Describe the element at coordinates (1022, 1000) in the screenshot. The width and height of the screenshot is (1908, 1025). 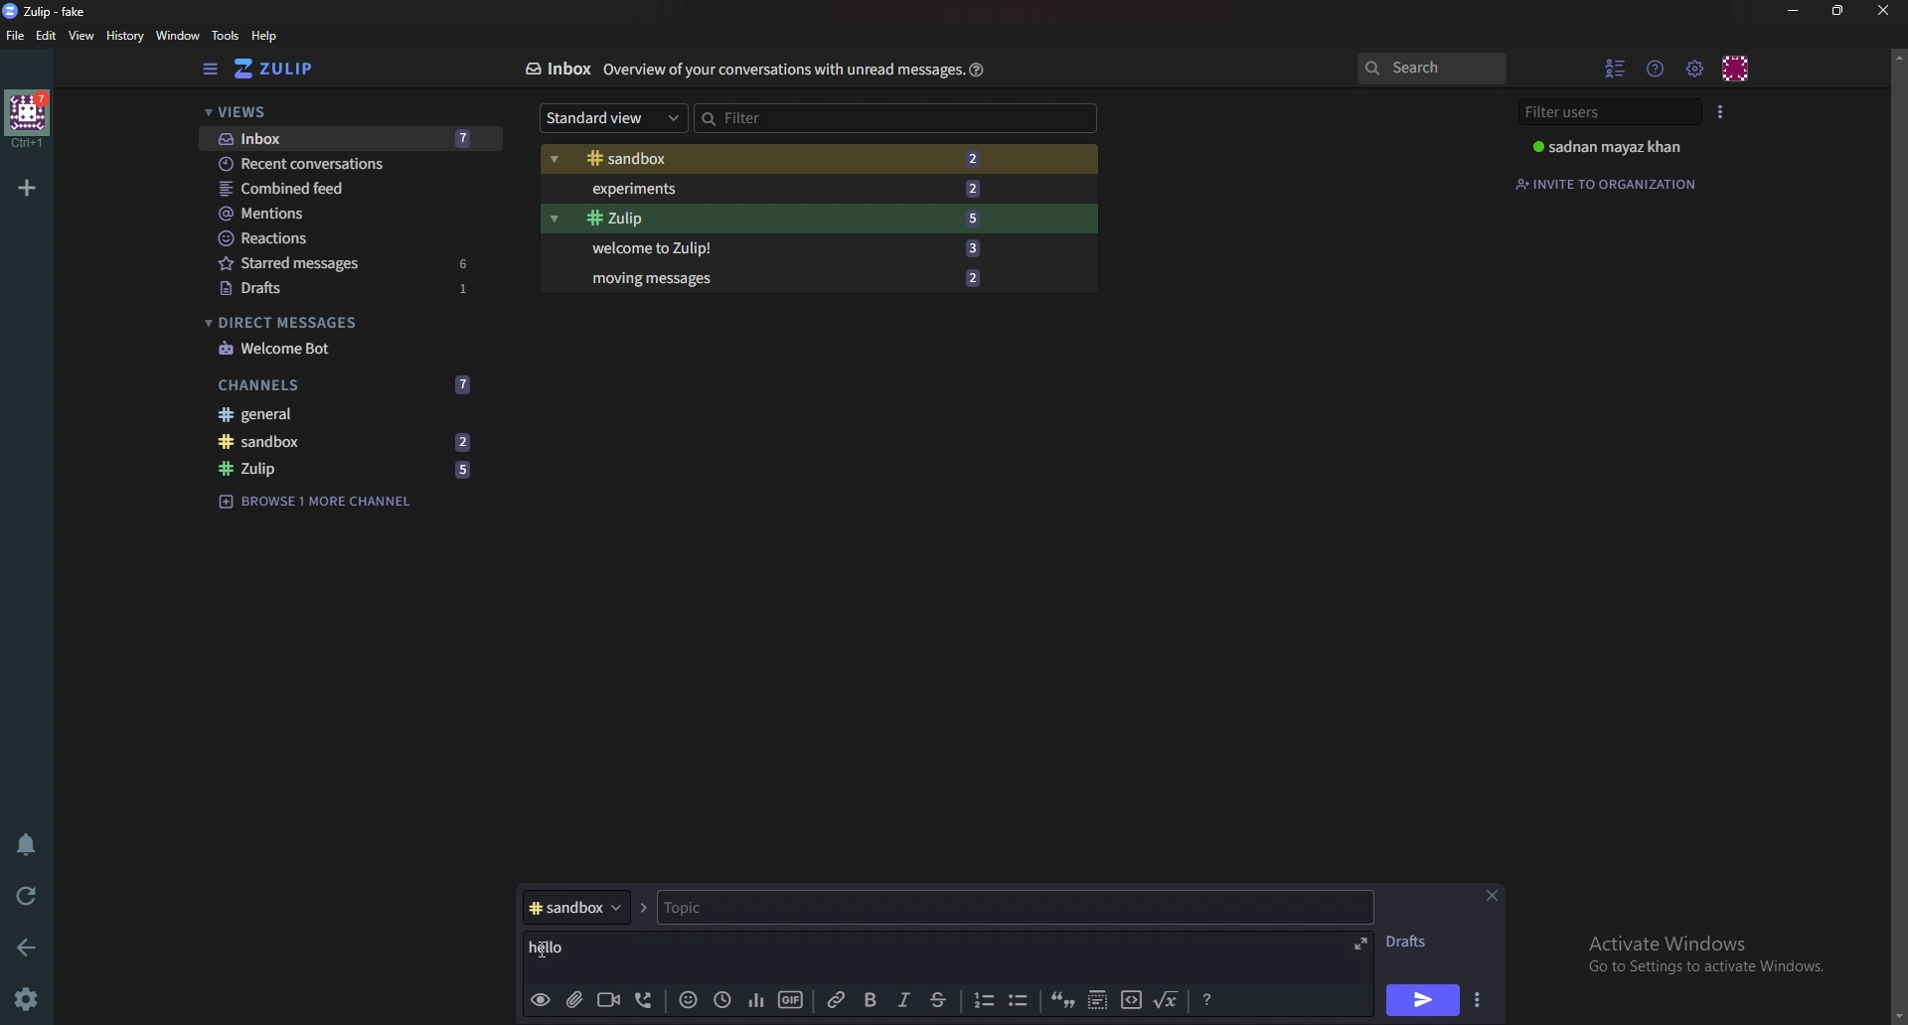
I see `Bullet list` at that location.